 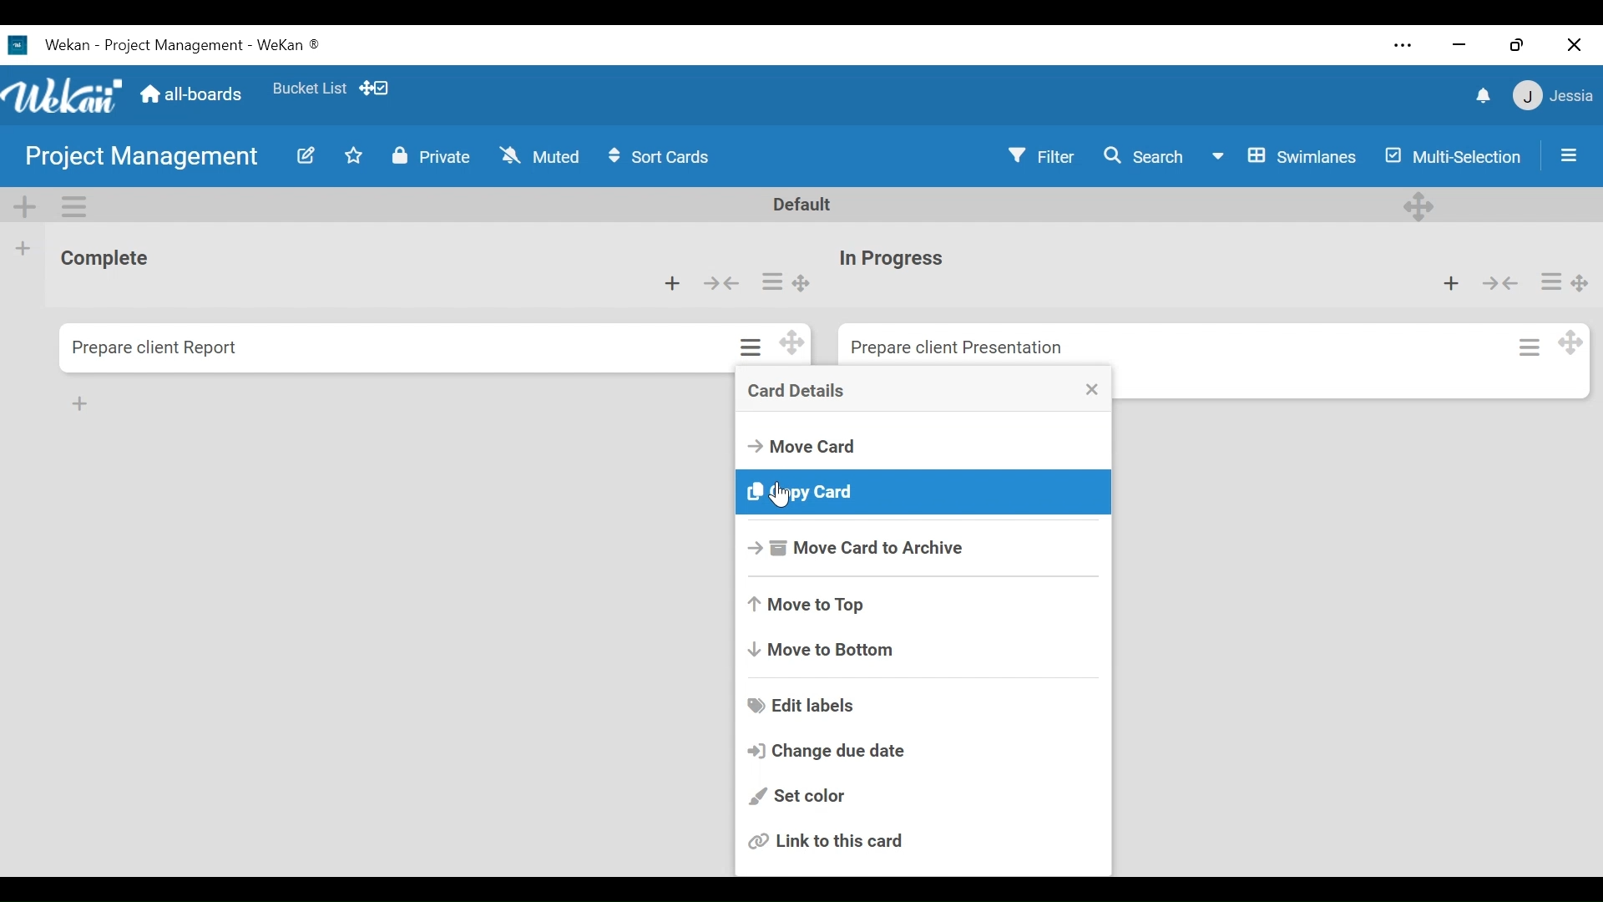 What do you see at coordinates (805, 204) in the screenshot?
I see `Default` at bounding box center [805, 204].